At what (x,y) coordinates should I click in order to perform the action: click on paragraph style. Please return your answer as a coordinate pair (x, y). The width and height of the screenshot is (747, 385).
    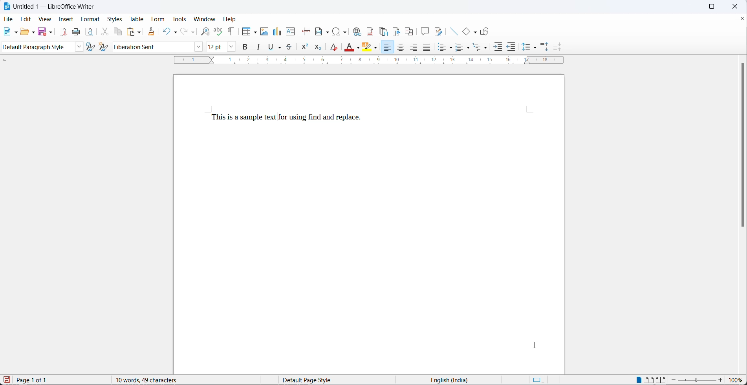
    Looking at the image, I should click on (36, 47).